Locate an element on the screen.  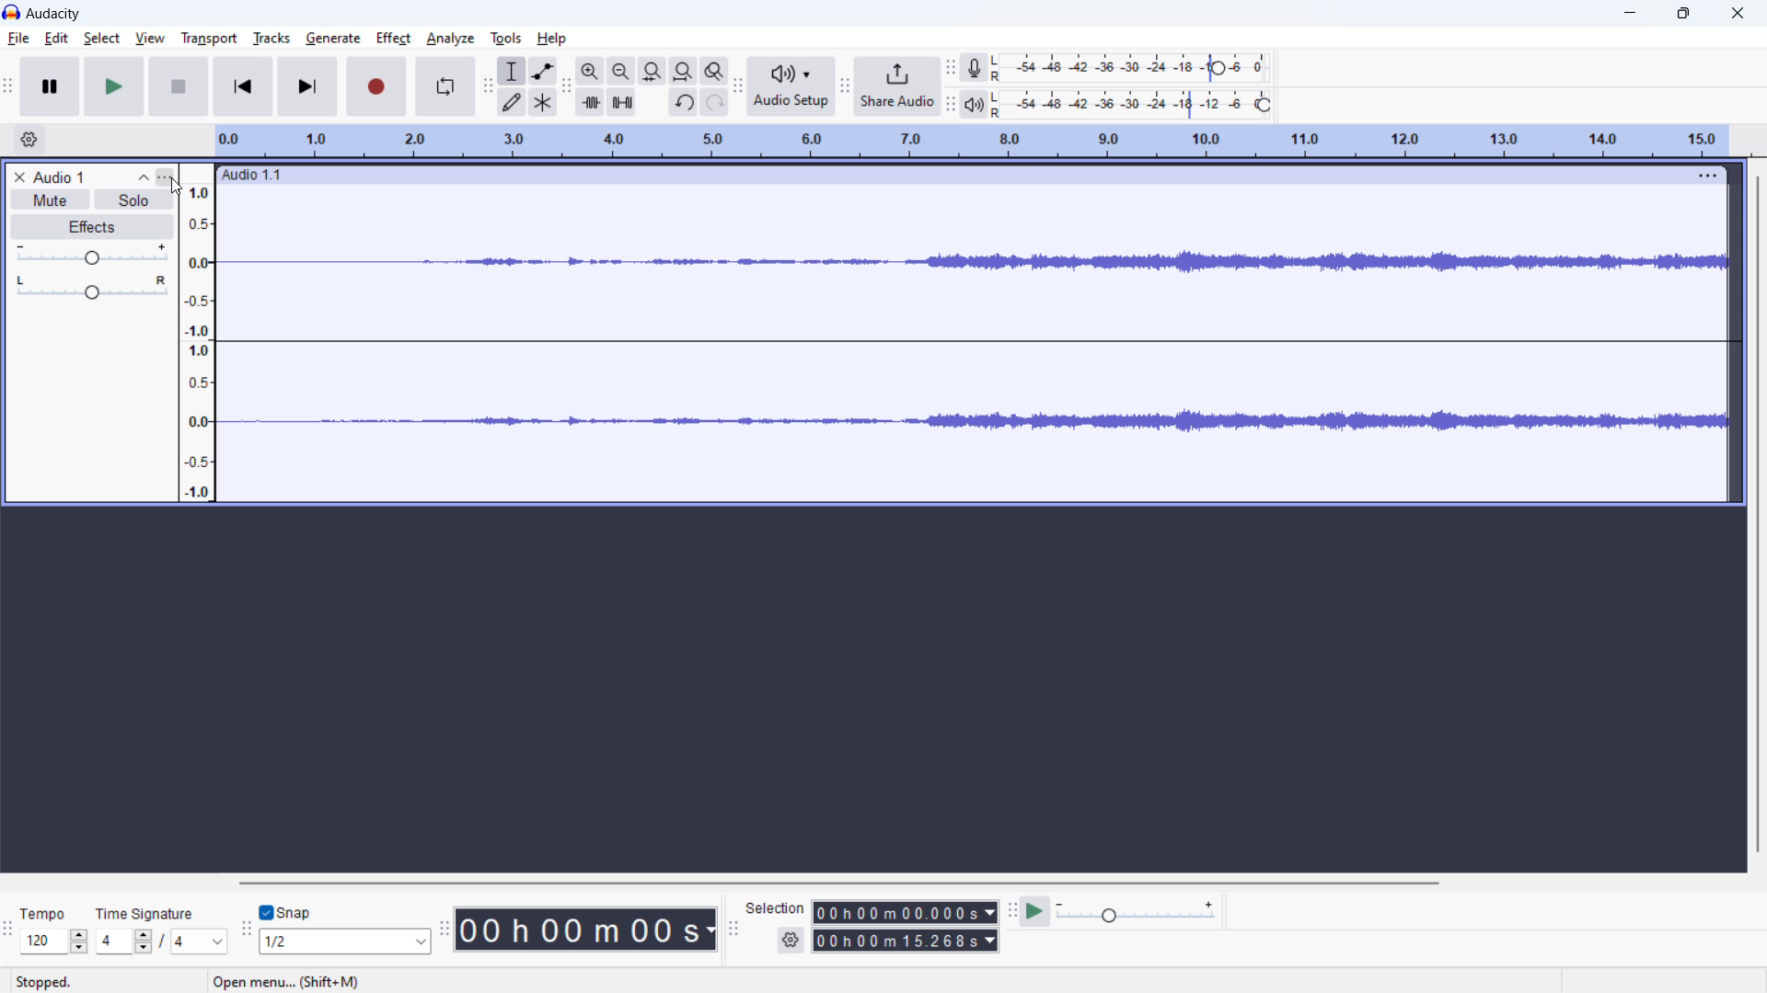
analyze is located at coordinates (450, 40).